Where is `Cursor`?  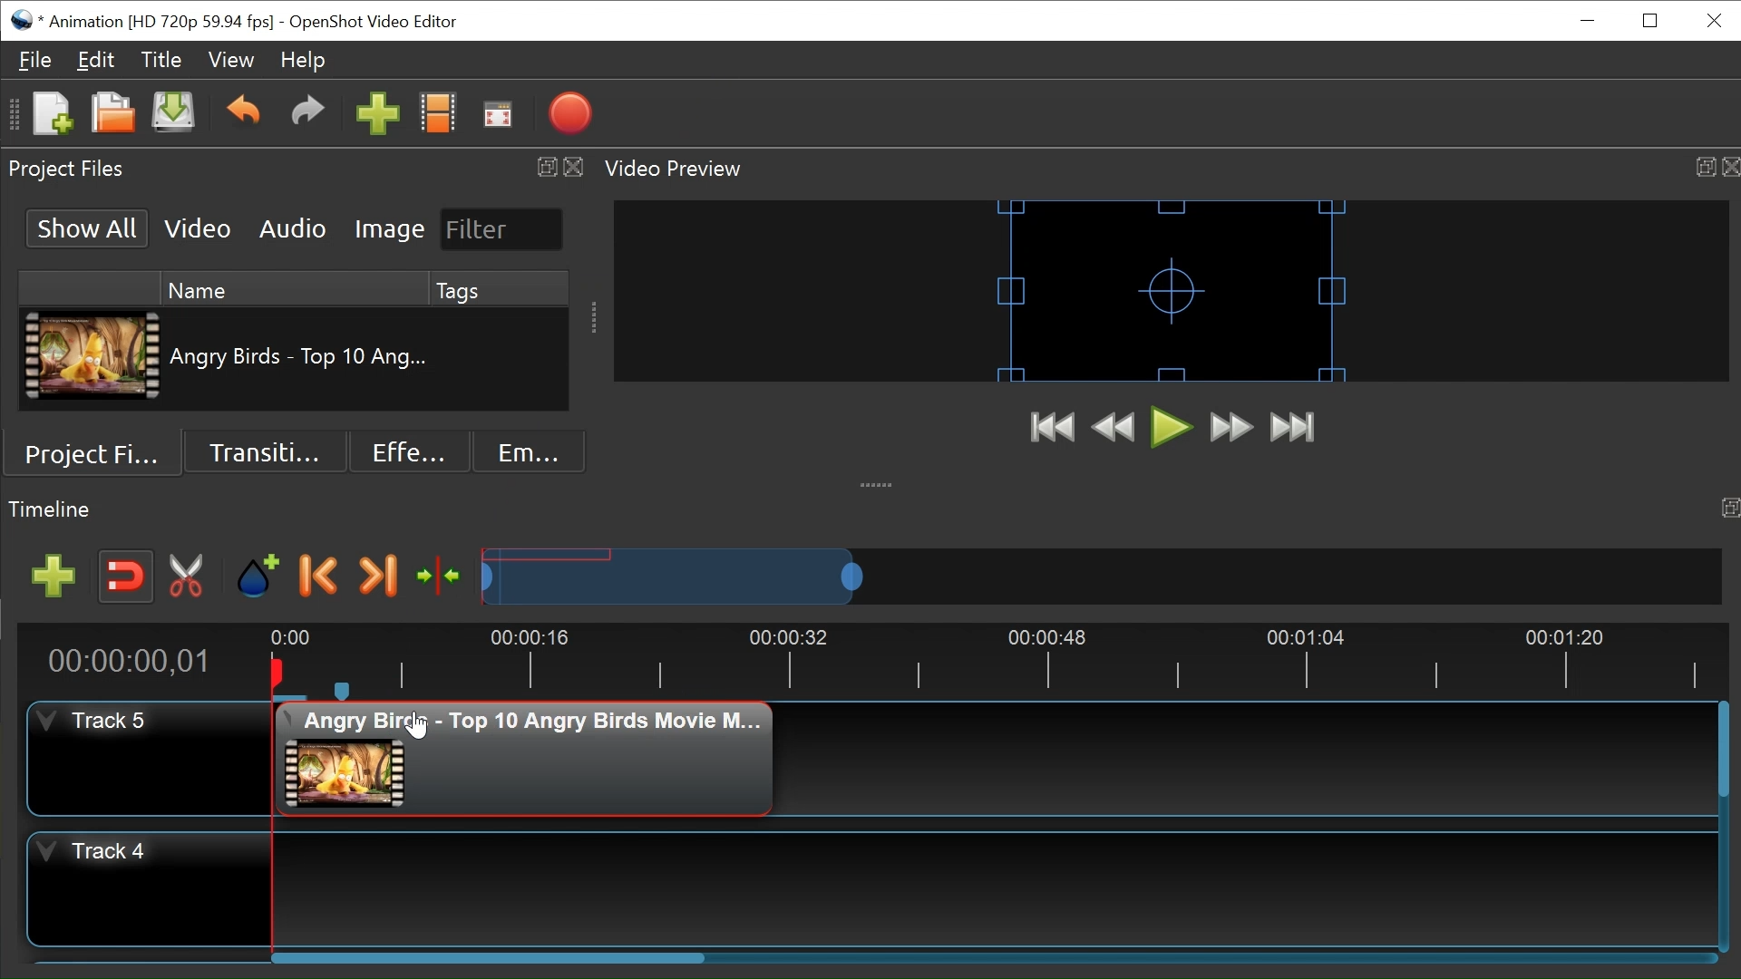
Cursor is located at coordinates (414, 722).